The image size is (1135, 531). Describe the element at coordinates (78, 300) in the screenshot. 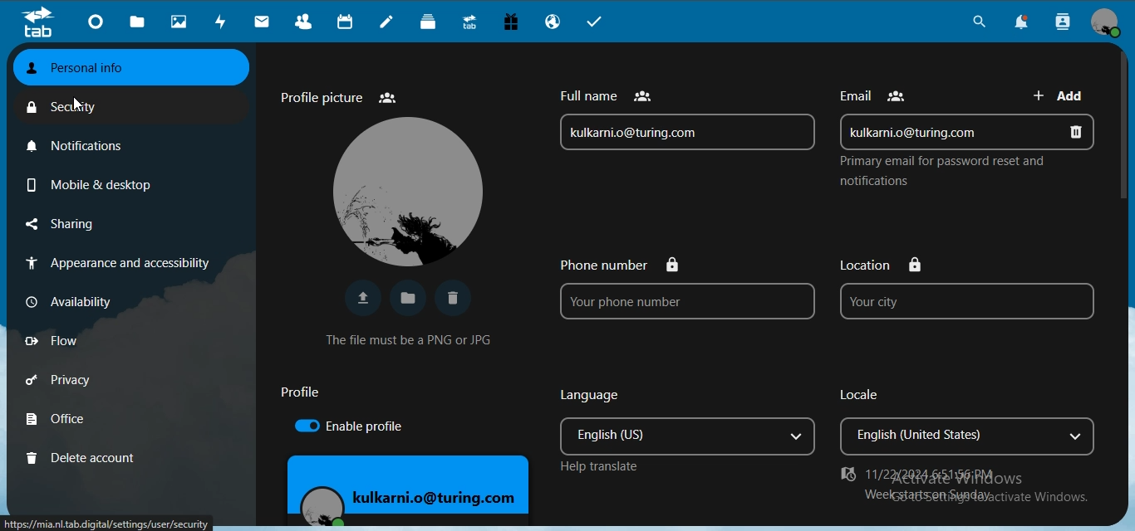

I see `availability` at that location.